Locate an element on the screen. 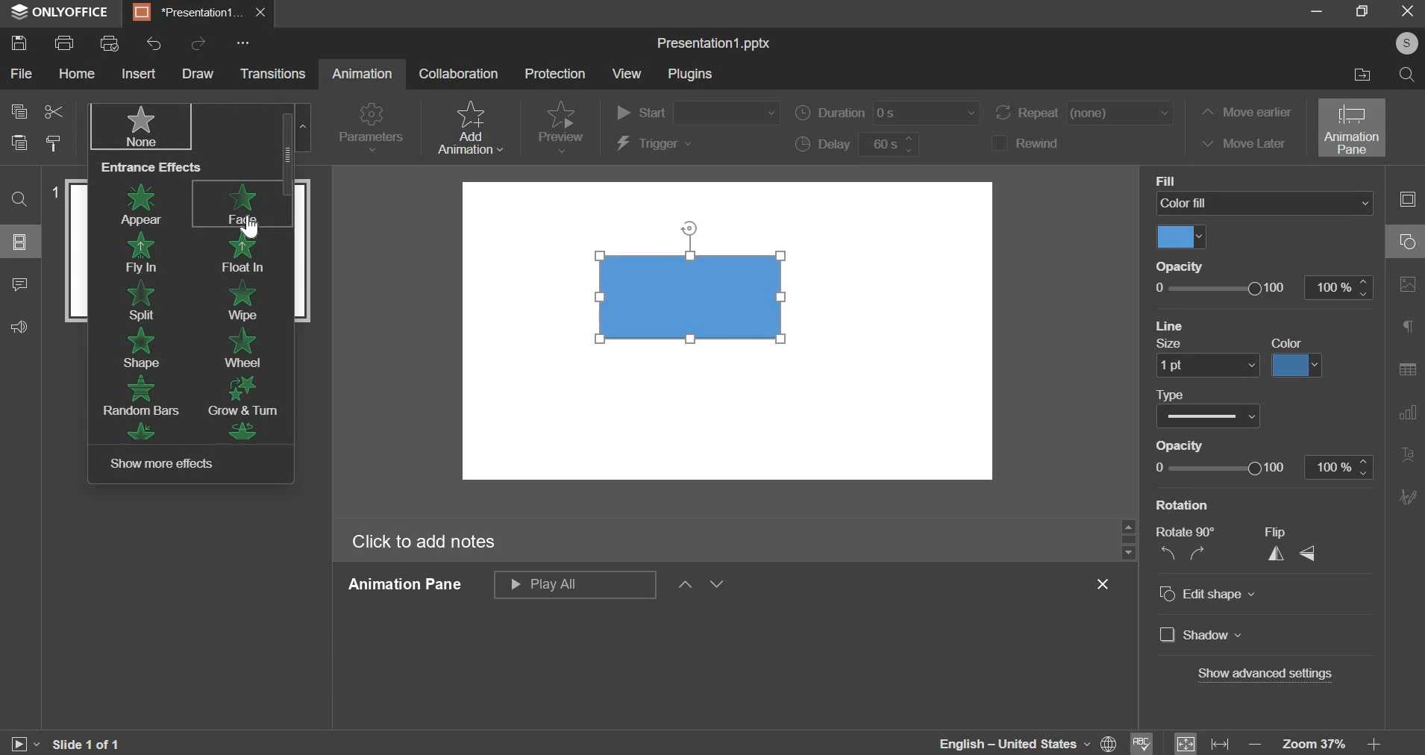 Image resolution: width=1425 pixels, height=755 pixels. rewind is located at coordinates (1047, 143).